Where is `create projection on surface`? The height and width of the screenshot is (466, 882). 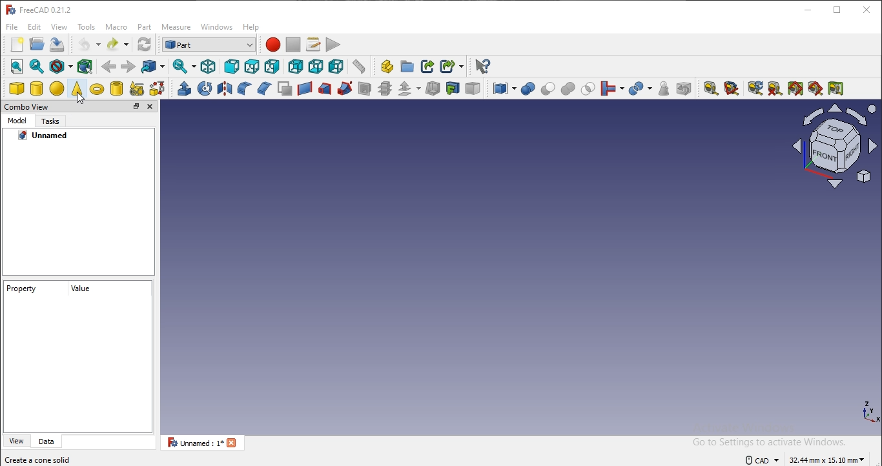
create projection on surface is located at coordinates (453, 88).